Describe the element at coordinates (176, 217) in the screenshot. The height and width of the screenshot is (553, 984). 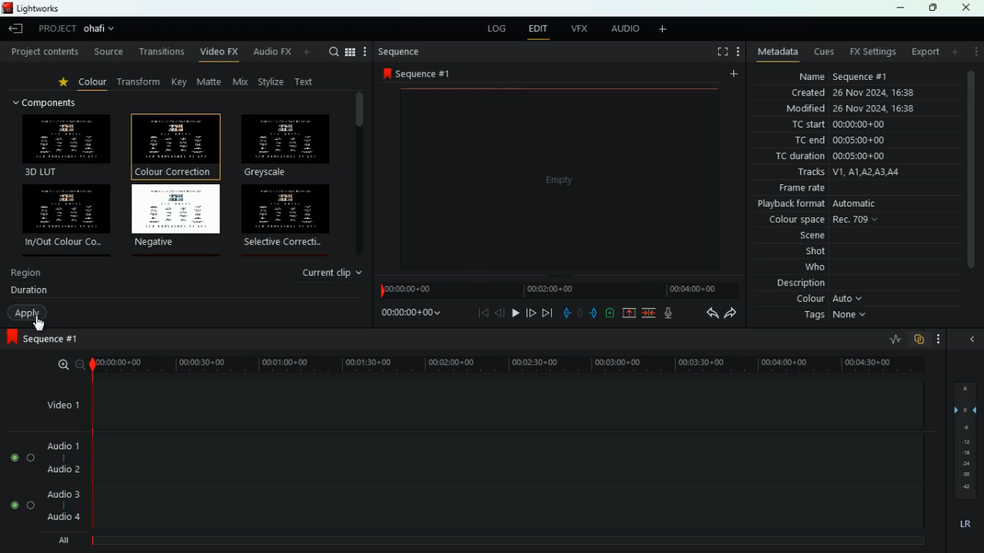
I see `negative` at that location.